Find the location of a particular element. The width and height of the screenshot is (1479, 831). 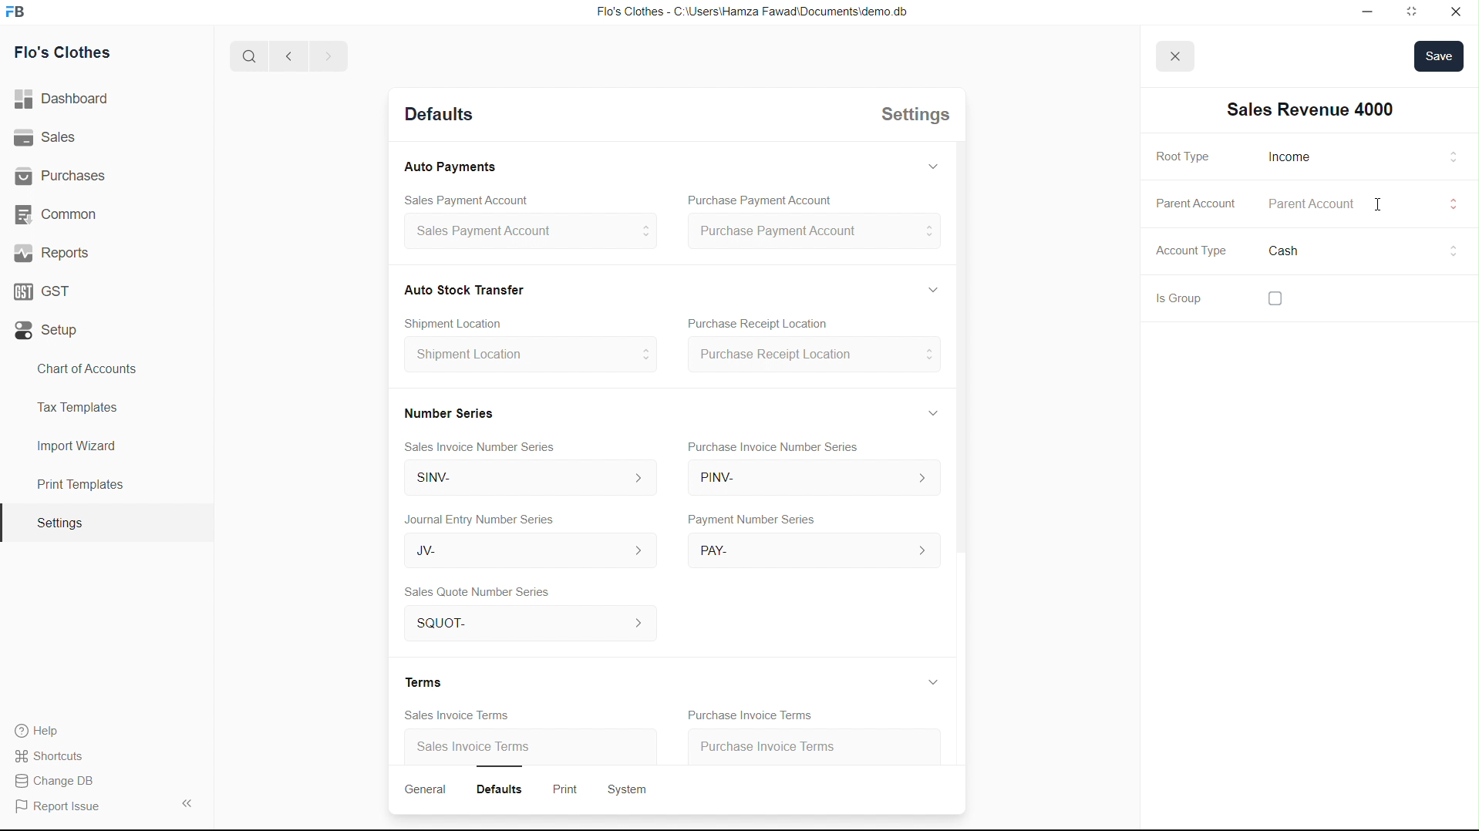

Defaults is located at coordinates (506, 787).